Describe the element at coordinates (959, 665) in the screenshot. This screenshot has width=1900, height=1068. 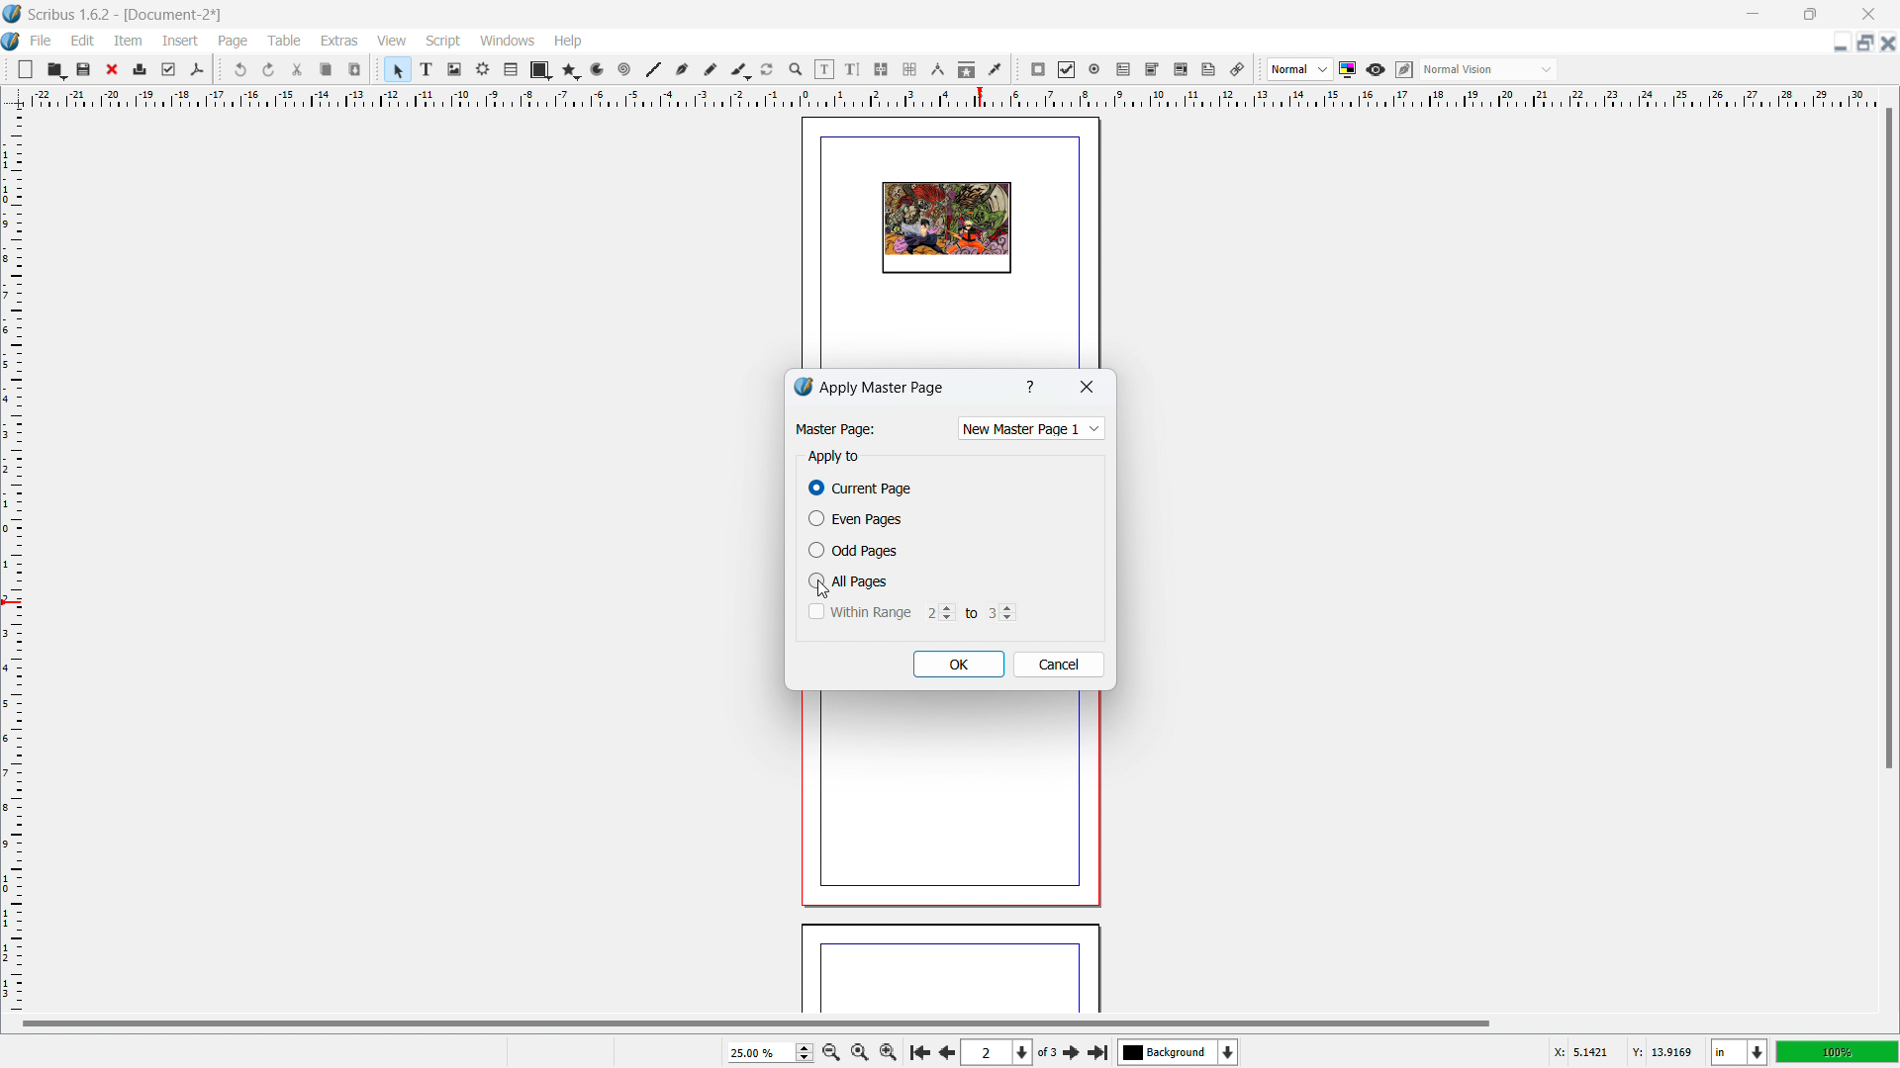
I see `ok` at that location.